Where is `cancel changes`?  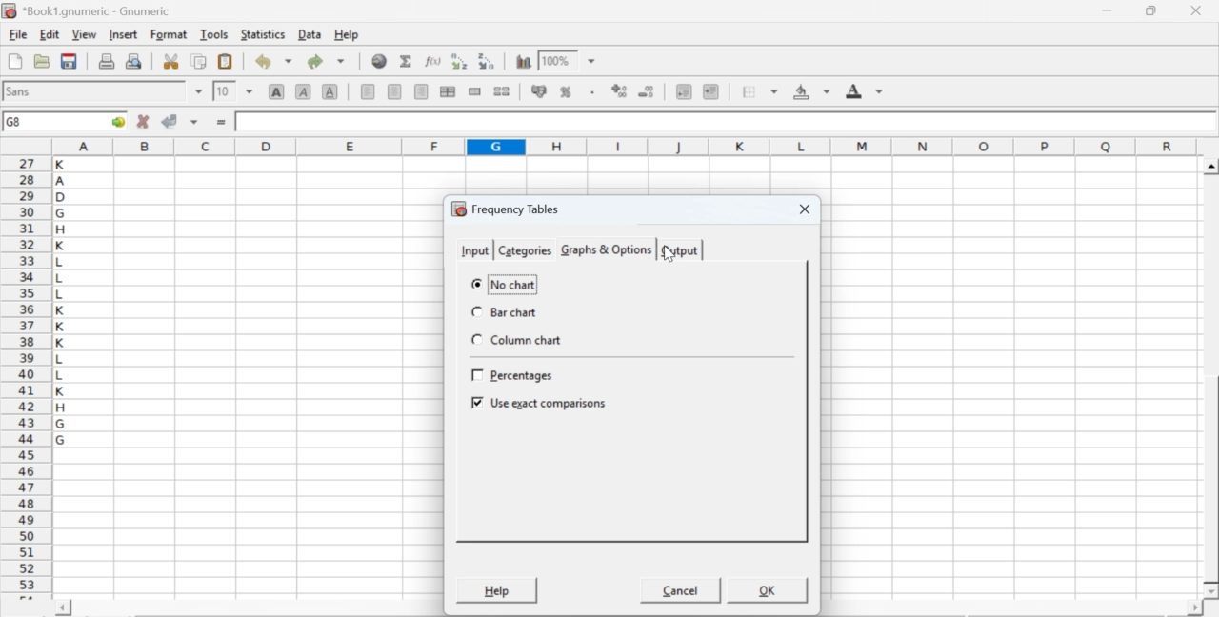
cancel changes is located at coordinates (144, 121).